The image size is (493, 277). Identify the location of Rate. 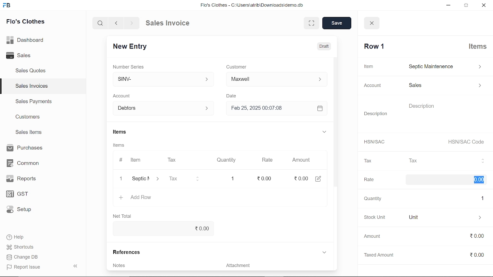
(270, 160).